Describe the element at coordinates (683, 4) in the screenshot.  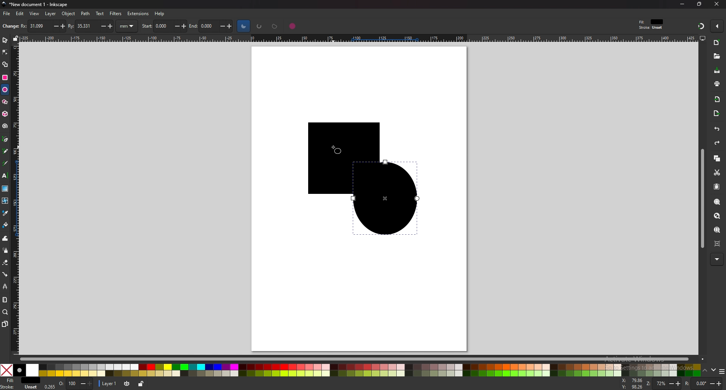
I see `minimize` at that location.